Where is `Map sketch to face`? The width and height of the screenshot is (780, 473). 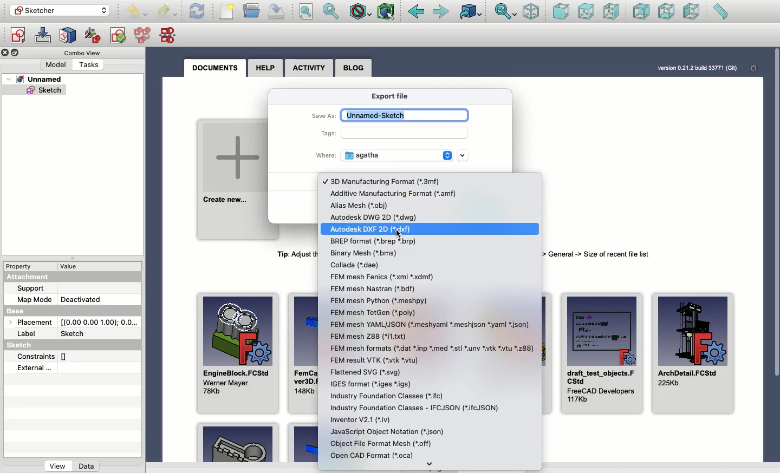
Map sketch to face is located at coordinates (70, 35).